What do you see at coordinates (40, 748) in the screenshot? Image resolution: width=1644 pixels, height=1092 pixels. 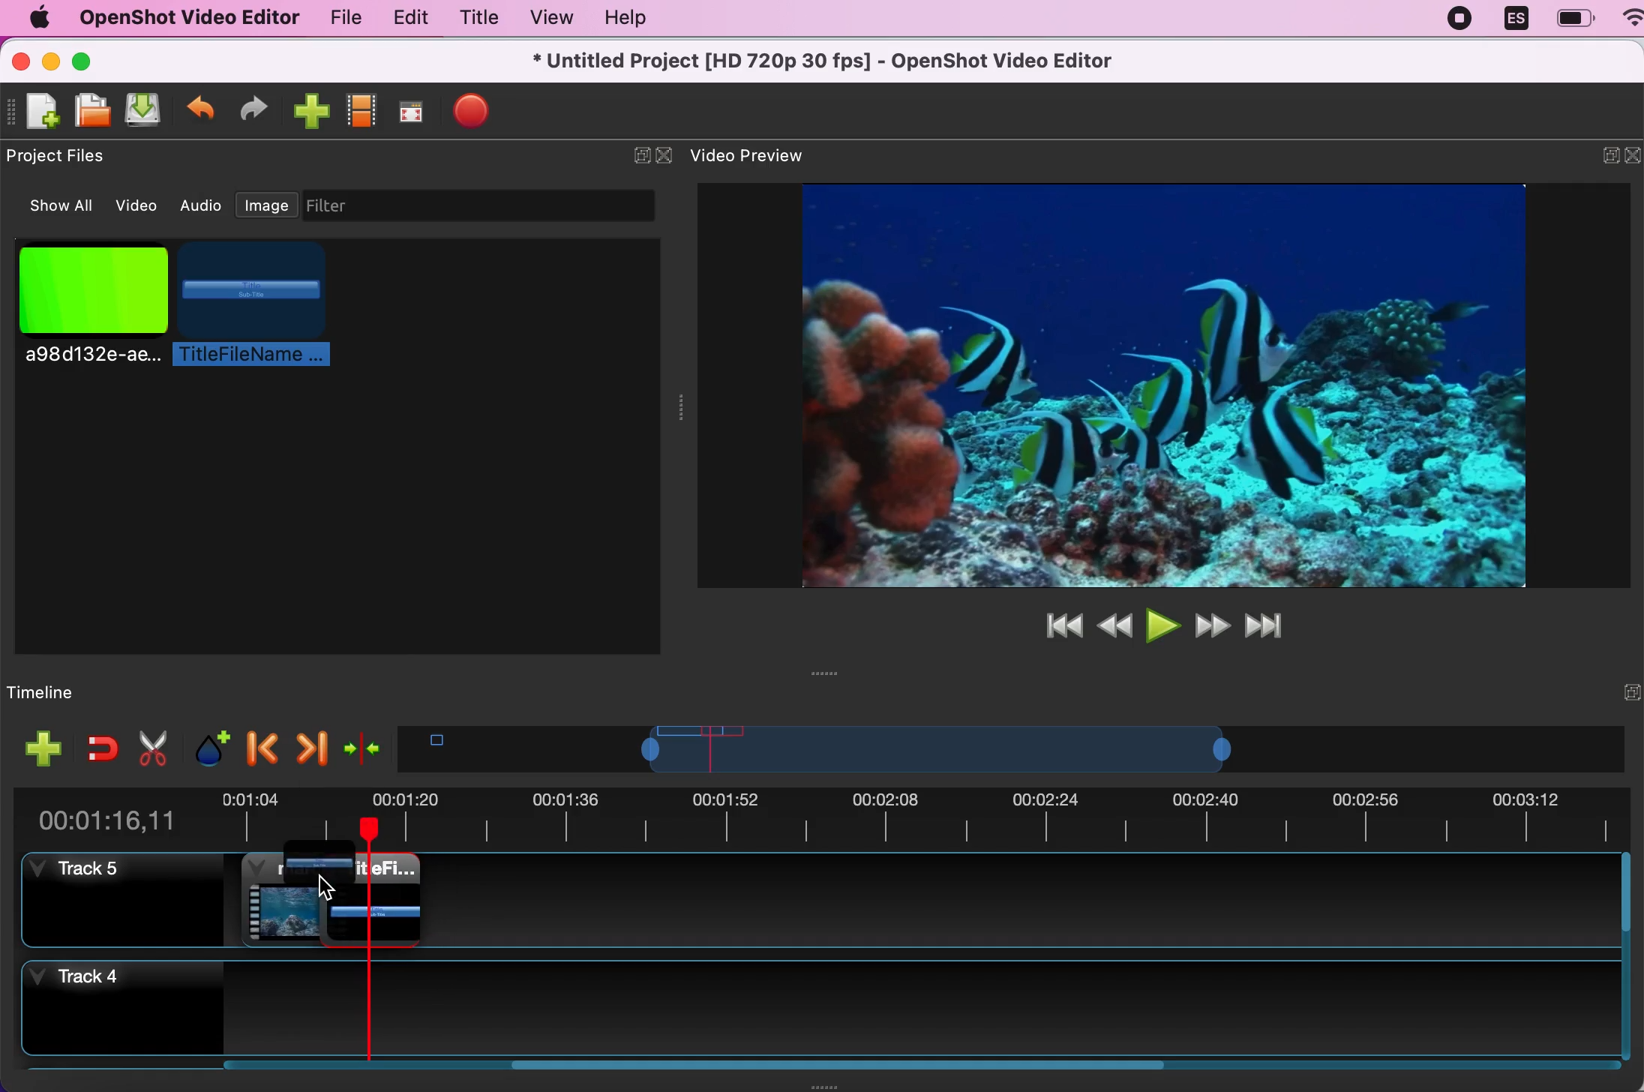 I see `add track` at bounding box center [40, 748].